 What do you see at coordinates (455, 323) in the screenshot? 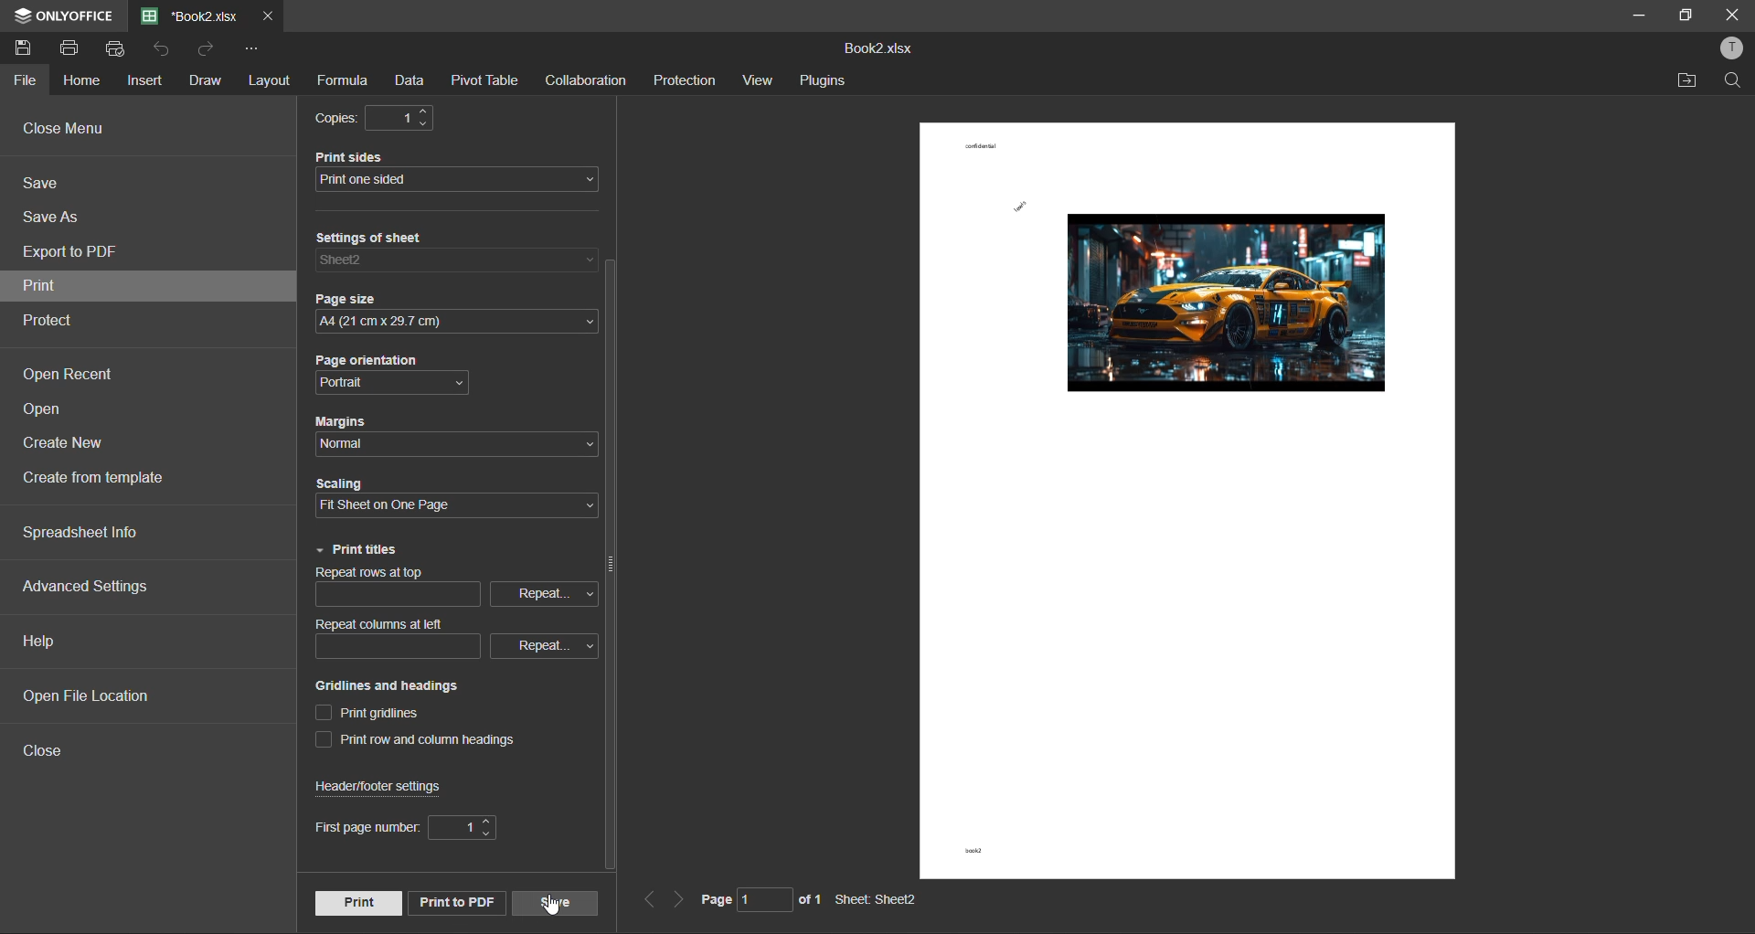
I see `page size` at bounding box center [455, 323].